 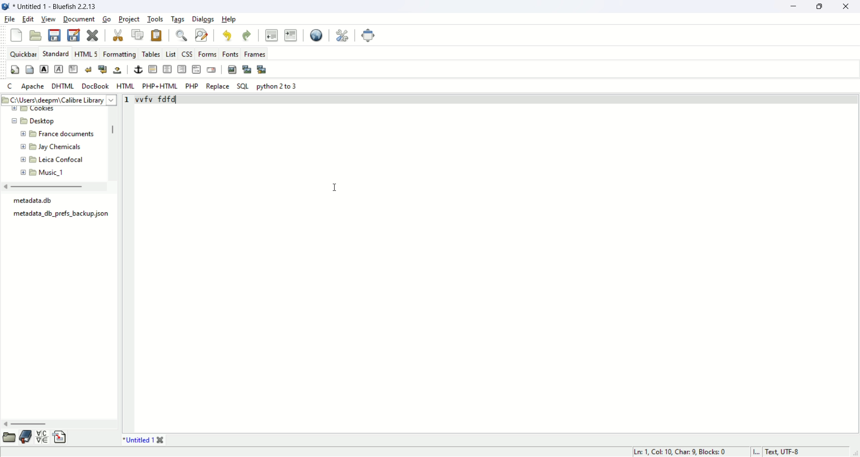 What do you see at coordinates (35, 36) in the screenshot?
I see `open` at bounding box center [35, 36].